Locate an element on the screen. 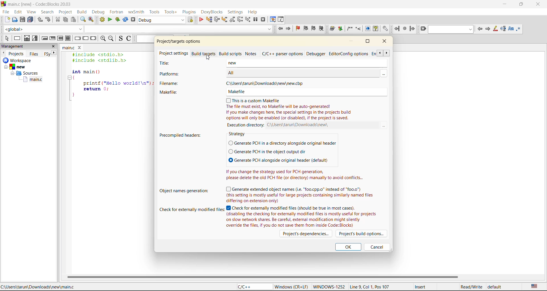 The width and height of the screenshot is (547, 291). Windows (CR + LF) is located at coordinates (292, 286).